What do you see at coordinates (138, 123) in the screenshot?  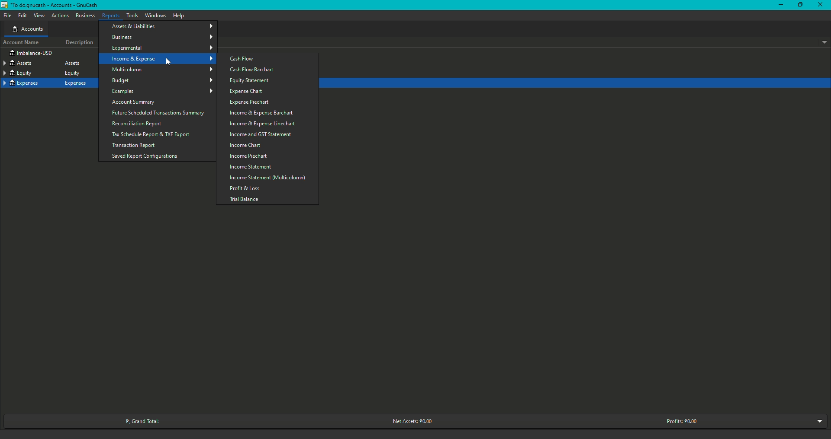 I see `Reconciliation Report` at bounding box center [138, 123].